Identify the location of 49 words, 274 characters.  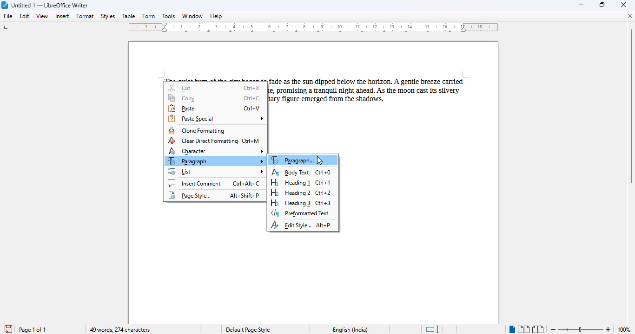
(119, 330).